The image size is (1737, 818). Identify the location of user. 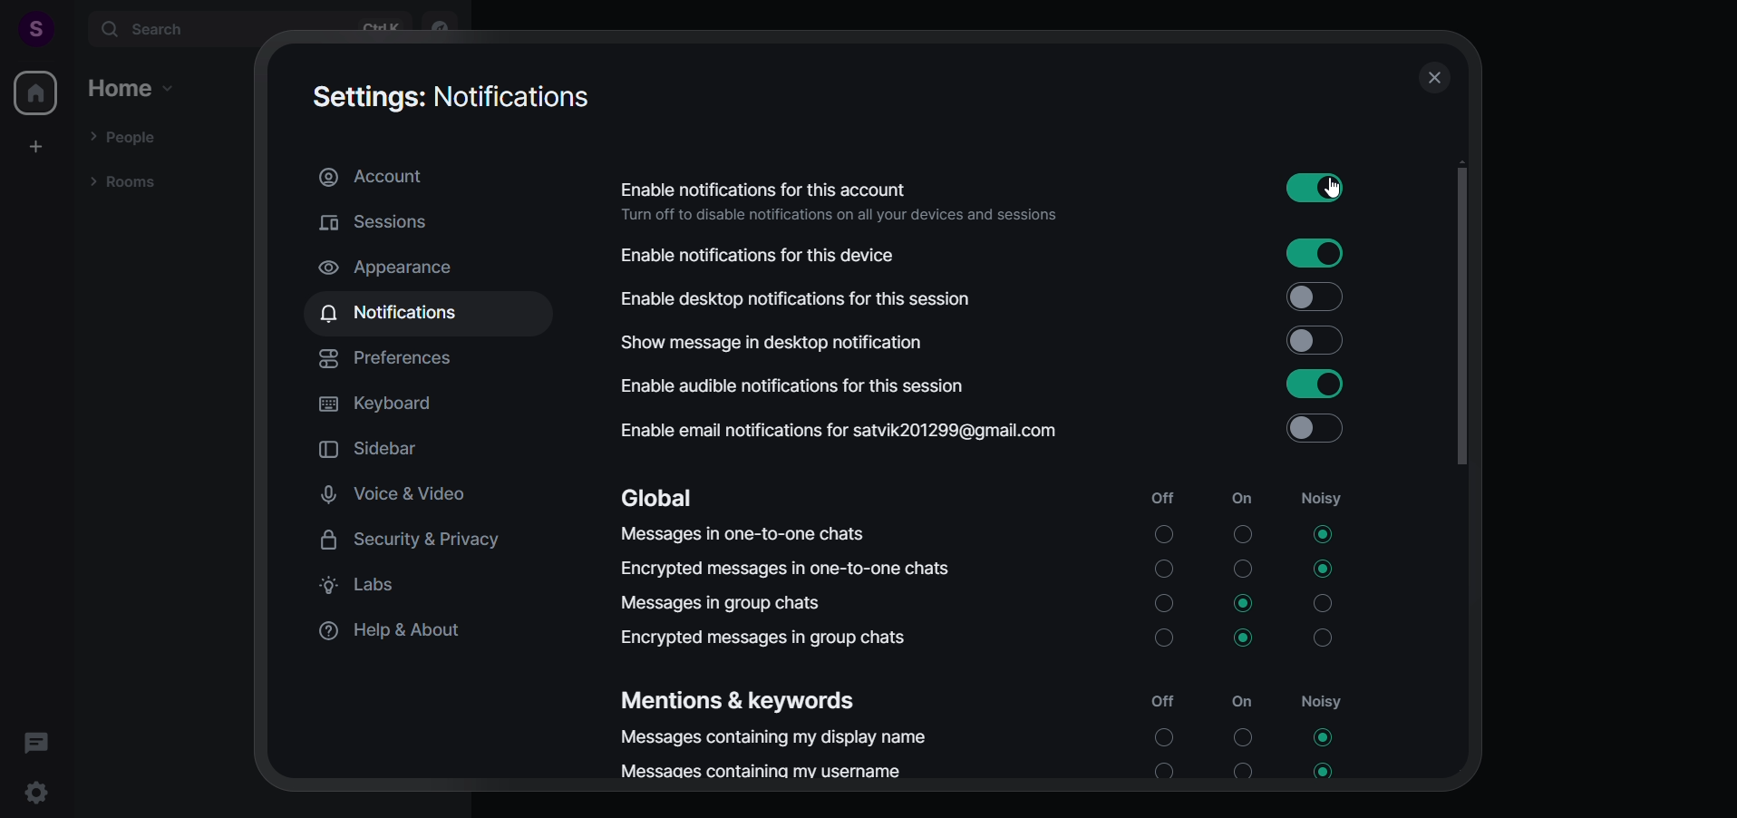
(28, 27).